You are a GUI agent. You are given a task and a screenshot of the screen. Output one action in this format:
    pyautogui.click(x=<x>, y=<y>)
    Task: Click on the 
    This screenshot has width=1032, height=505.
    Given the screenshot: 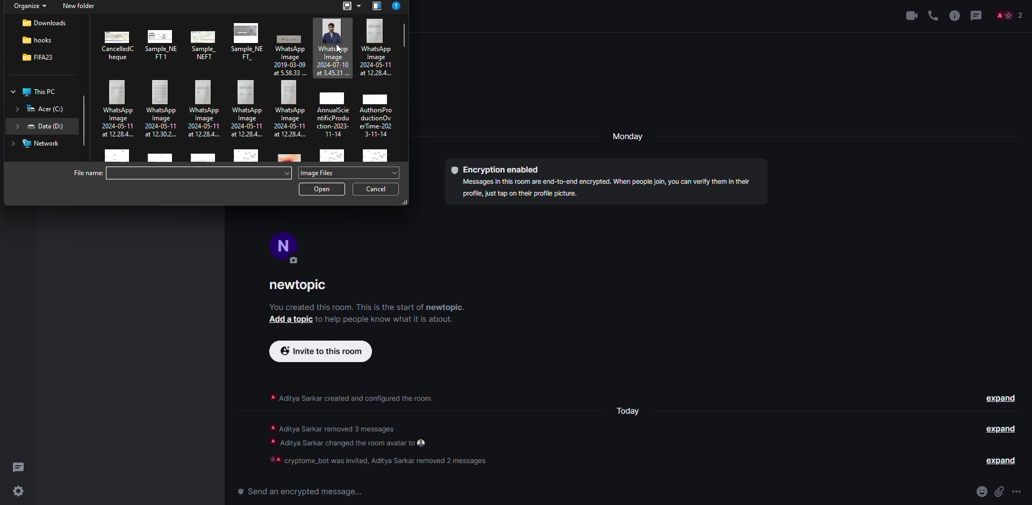 What is the action you would take?
    pyautogui.click(x=246, y=108)
    